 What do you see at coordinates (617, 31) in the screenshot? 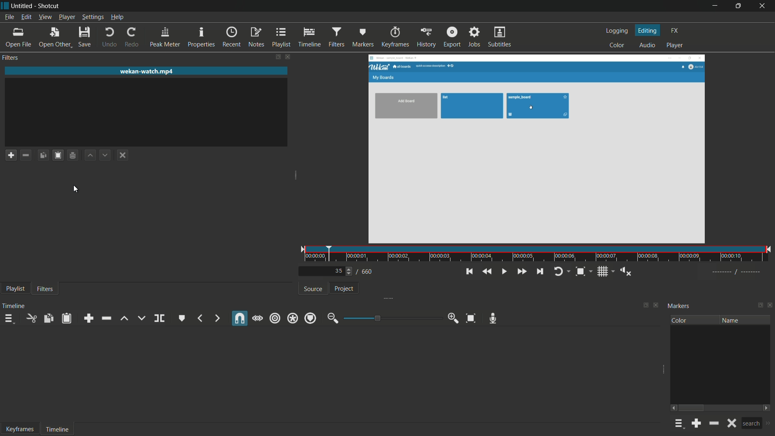
I see `logging` at bounding box center [617, 31].